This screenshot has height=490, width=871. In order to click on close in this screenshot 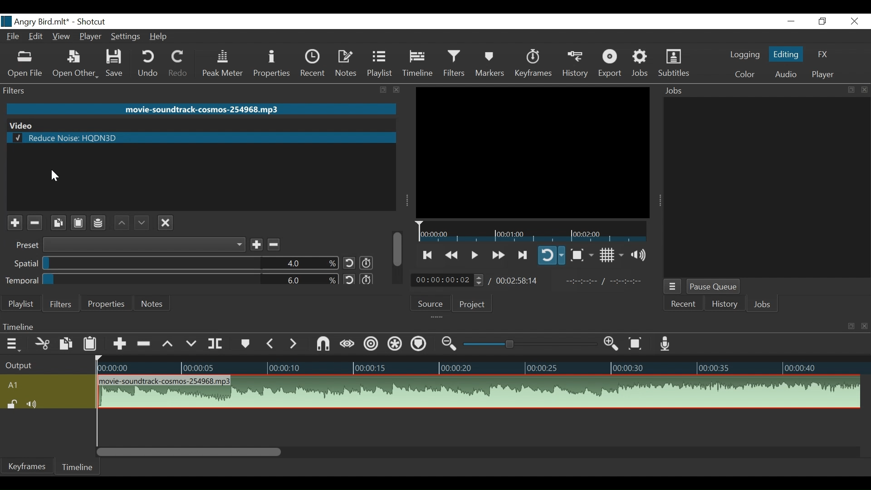, I will do `click(395, 89)`.